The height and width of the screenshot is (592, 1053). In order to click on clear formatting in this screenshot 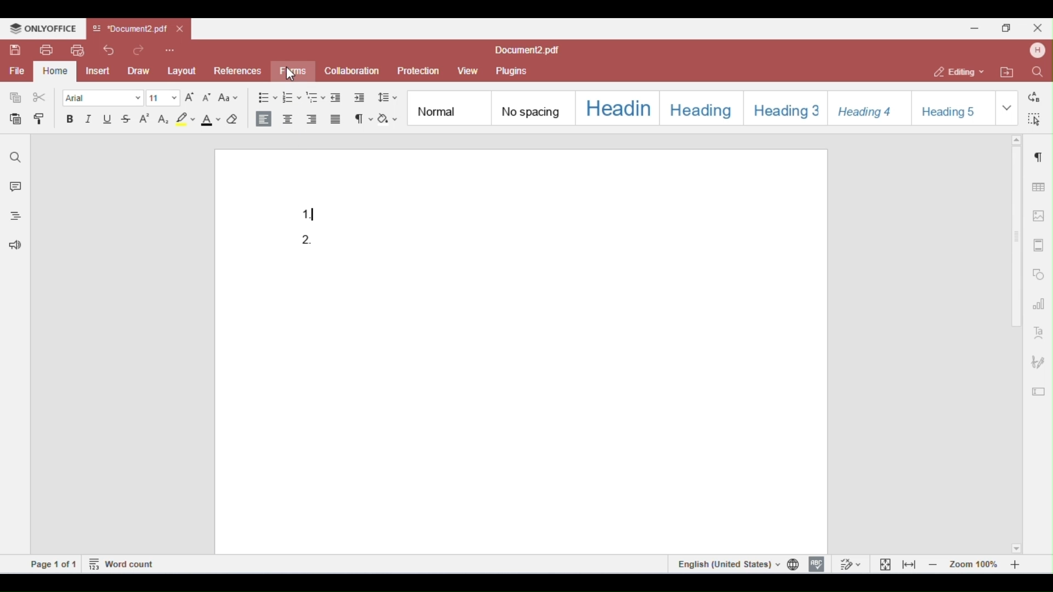, I will do `click(234, 119)`.